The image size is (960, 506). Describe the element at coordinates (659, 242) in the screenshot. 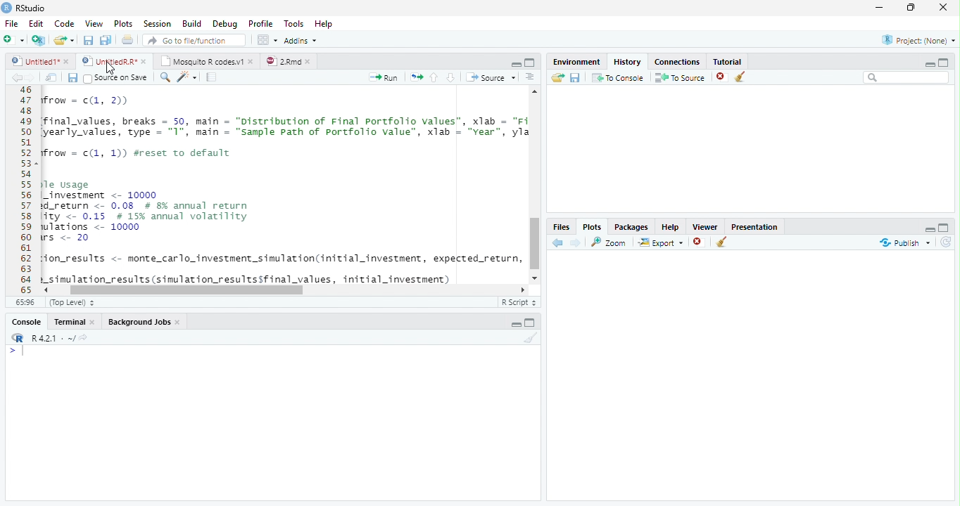

I see `Export` at that location.